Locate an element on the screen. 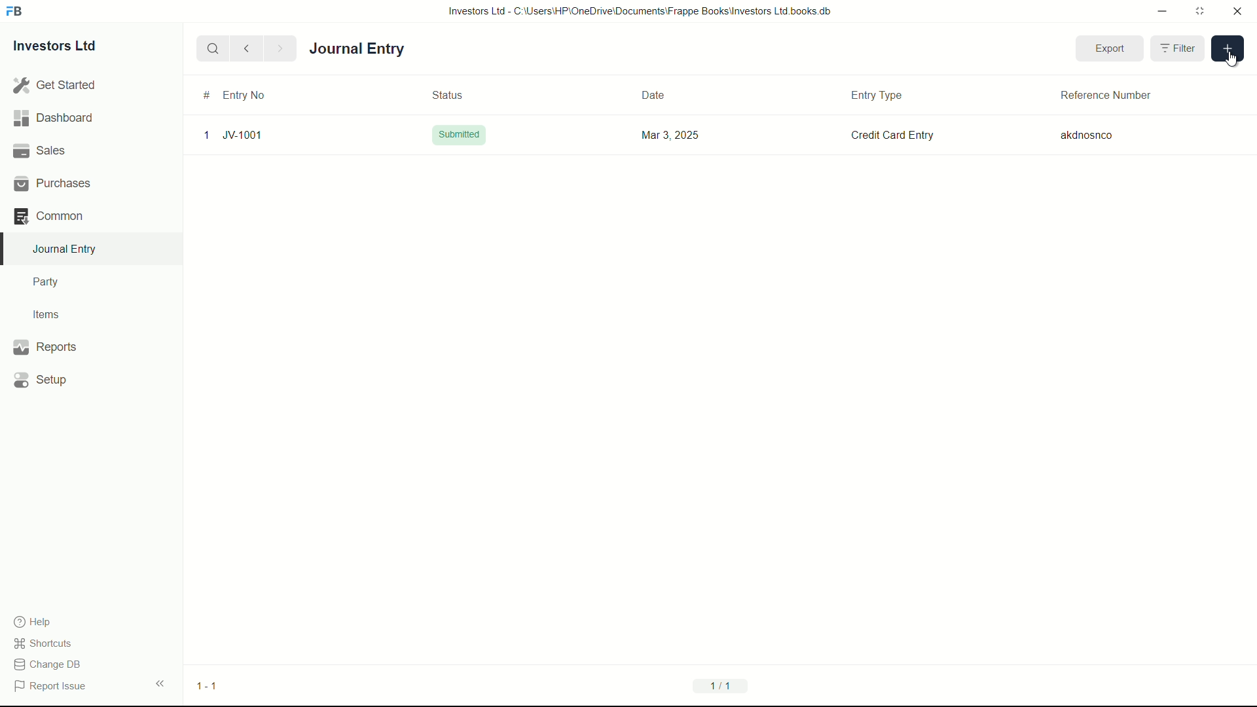 Image resolution: width=1257 pixels, height=707 pixels. 1 is located at coordinates (202, 136).